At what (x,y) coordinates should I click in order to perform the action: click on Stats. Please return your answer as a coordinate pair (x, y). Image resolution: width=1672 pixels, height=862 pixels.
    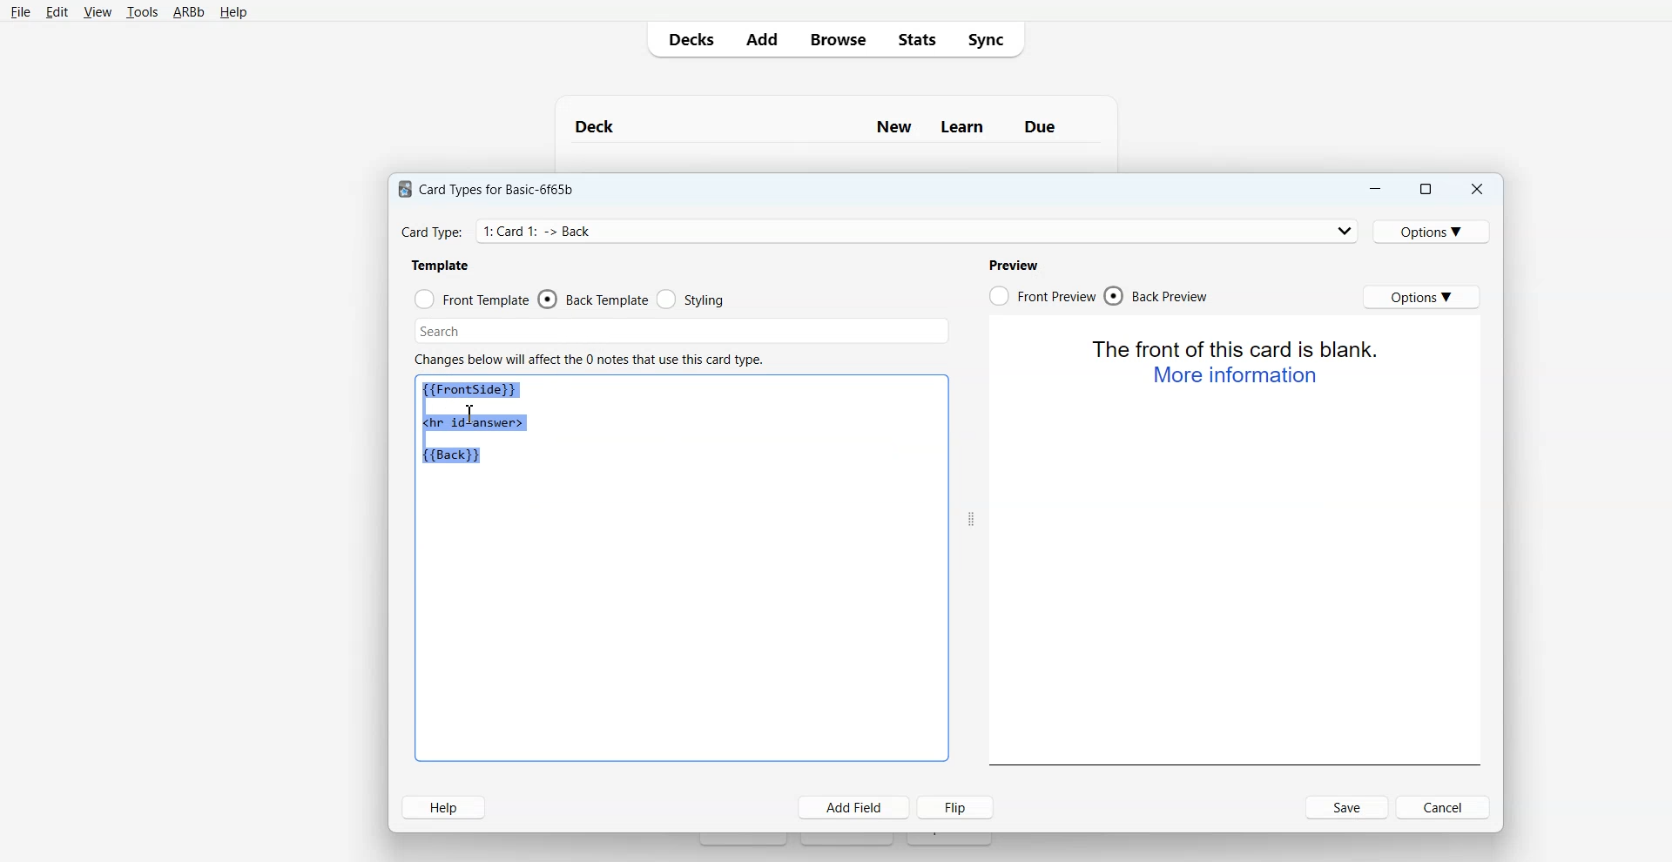
    Looking at the image, I should click on (914, 39).